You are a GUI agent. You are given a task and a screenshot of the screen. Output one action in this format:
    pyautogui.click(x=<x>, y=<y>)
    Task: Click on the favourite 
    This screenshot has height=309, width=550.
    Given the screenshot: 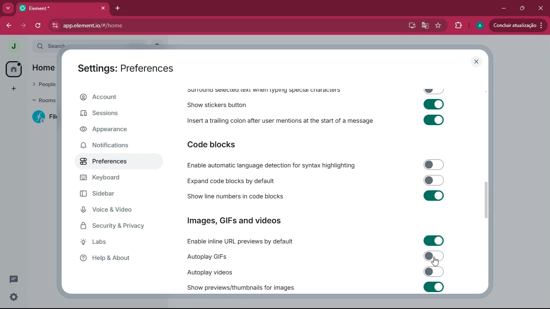 What is the action you would take?
    pyautogui.click(x=438, y=26)
    